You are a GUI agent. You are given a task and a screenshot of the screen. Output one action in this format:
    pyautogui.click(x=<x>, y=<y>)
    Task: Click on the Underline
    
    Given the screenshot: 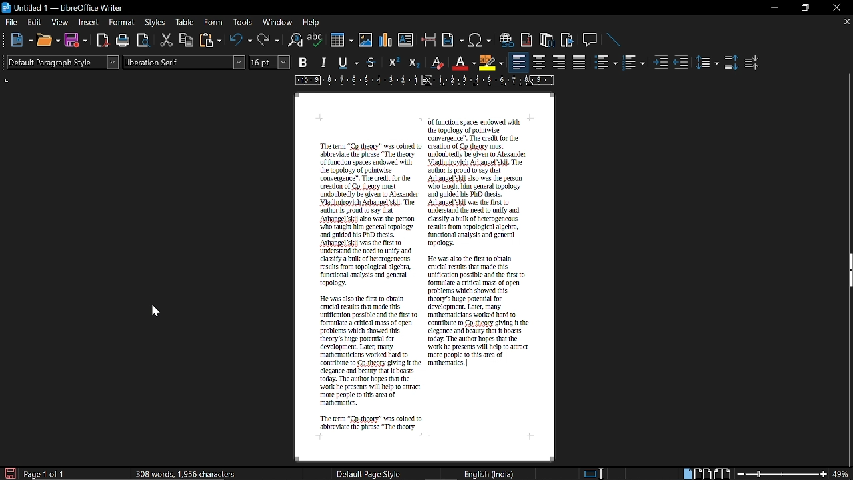 What is the action you would take?
    pyautogui.click(x=349, y=63)
    